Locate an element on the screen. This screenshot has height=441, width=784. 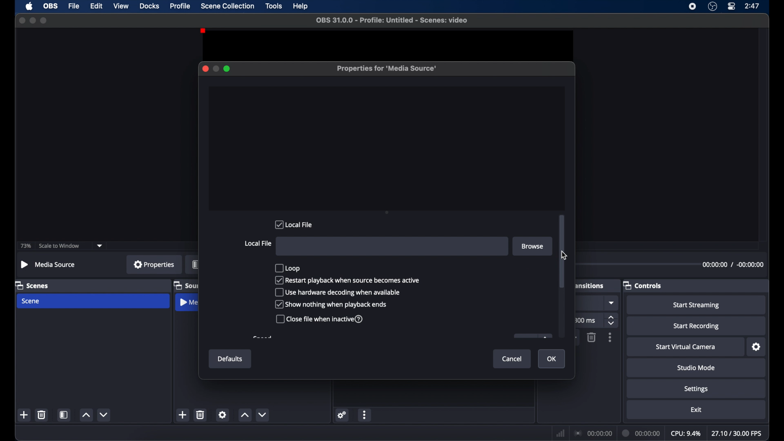
dropdown is located at coordinates (100, 246).